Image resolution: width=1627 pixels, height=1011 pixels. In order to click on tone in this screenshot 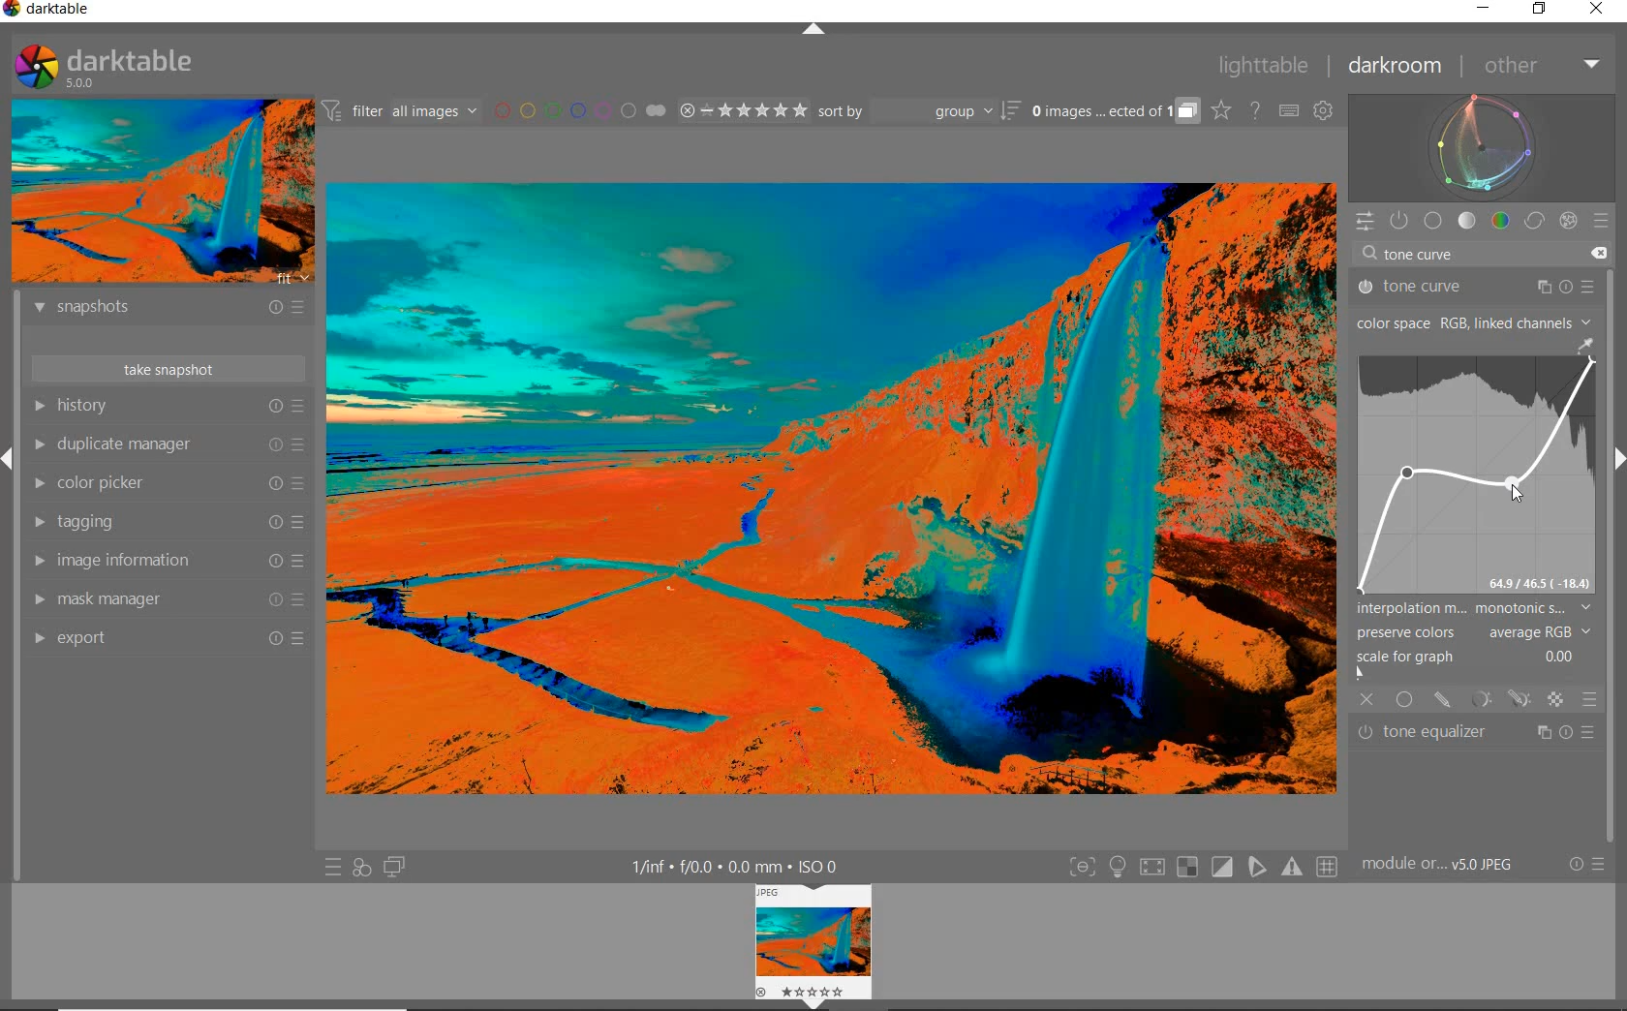, I will do `click(1467, 221)`.